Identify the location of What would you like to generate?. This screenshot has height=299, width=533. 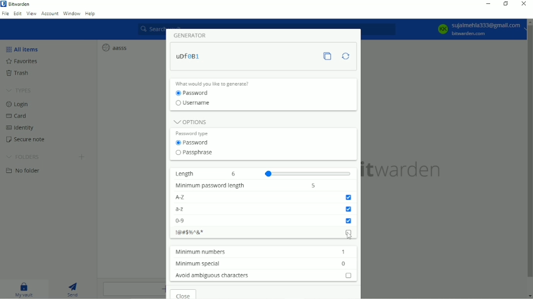
(217, 83).